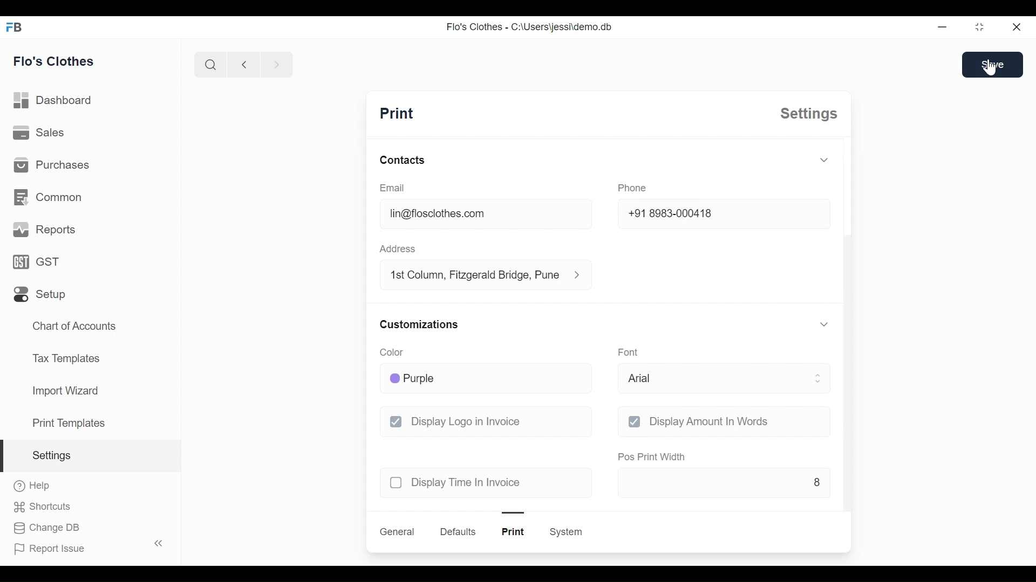 This screenshot has width=1036, height=582. I want to click on print, so click(514, 531).